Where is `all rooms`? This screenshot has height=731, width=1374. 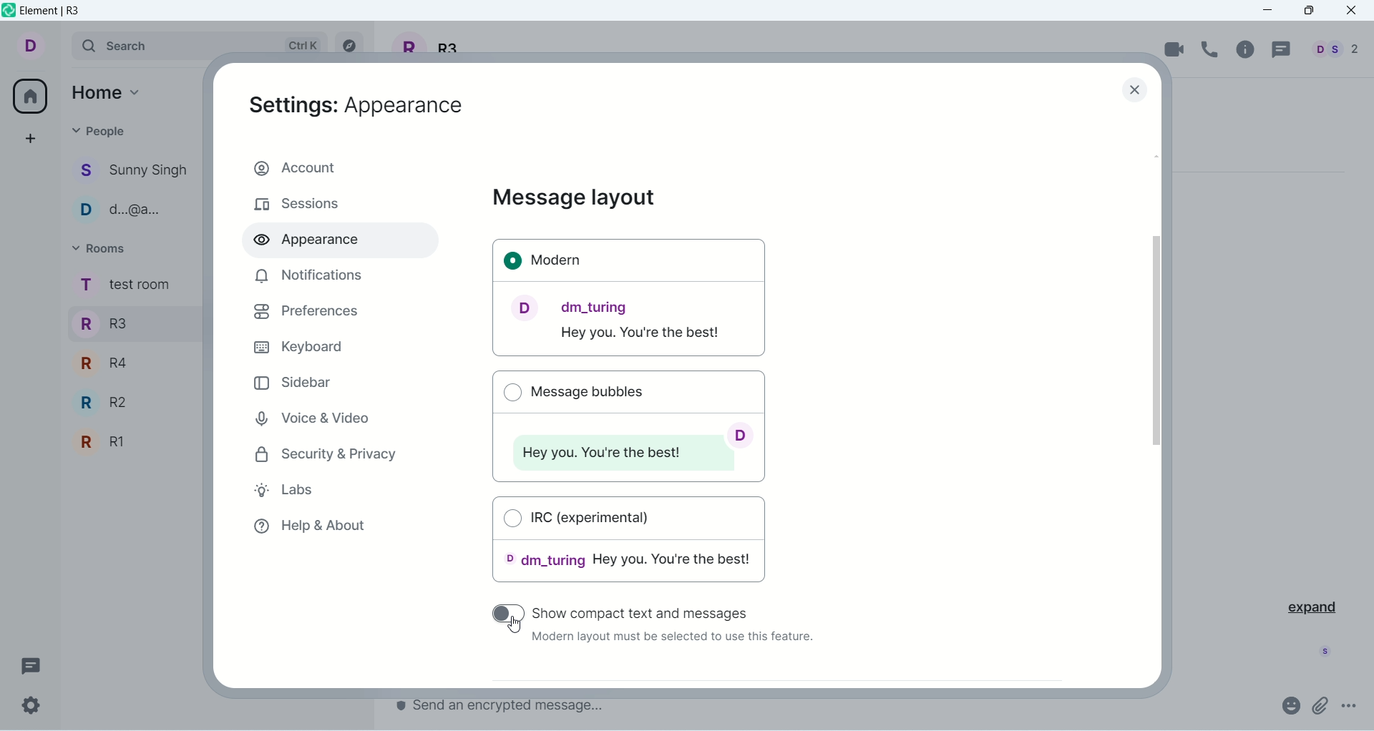
all rooms is located at coordinates (26, 96).